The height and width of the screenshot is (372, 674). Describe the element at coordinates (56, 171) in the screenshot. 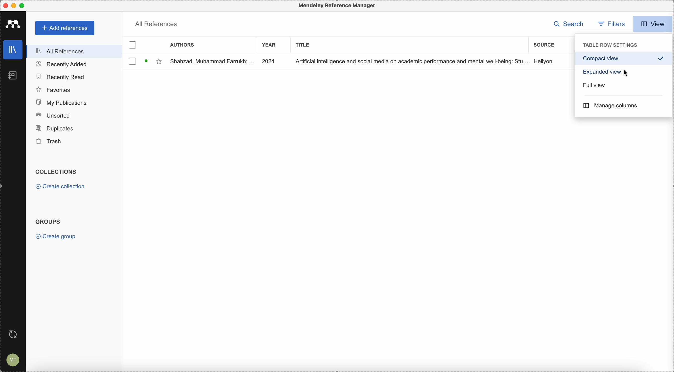

I see `collections` at that location.